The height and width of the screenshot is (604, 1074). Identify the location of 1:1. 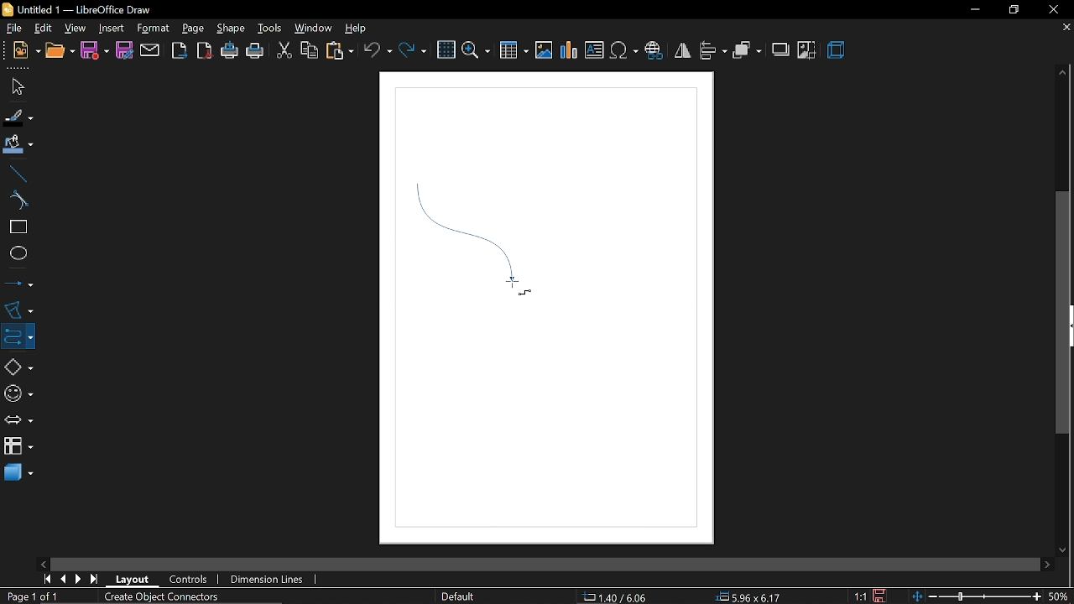
(862, 596).